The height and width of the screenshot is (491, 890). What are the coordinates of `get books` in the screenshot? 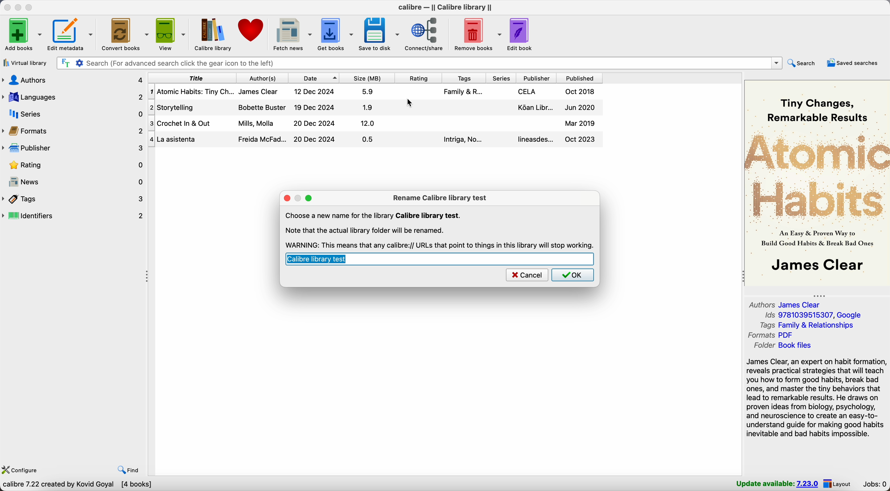 It's located at (336, 34).